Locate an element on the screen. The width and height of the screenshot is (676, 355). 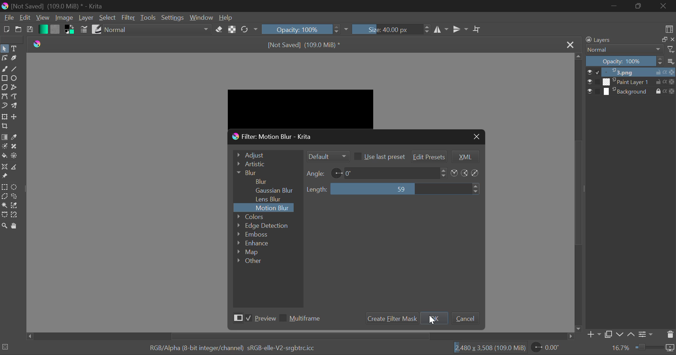
Settings is located at coordinates (172, 17).